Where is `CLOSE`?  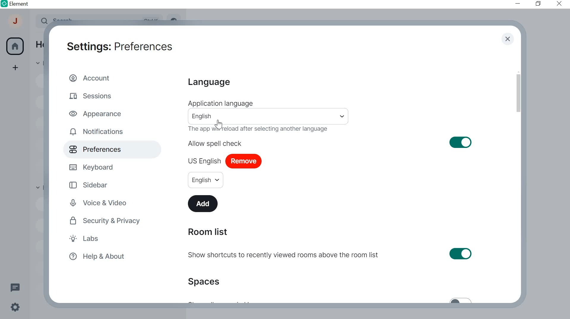 CLOSE is located at coordinates (558, 3).